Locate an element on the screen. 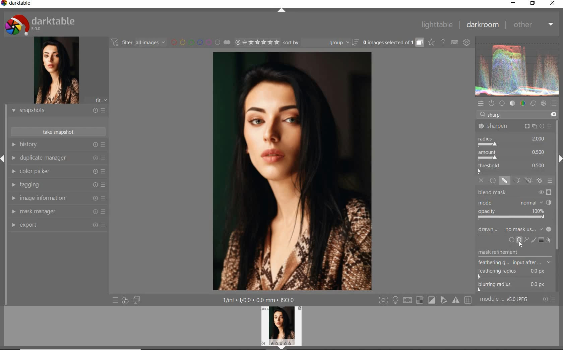 The image size is (563, 350). quick access panel is located at coordinates (482, 104).